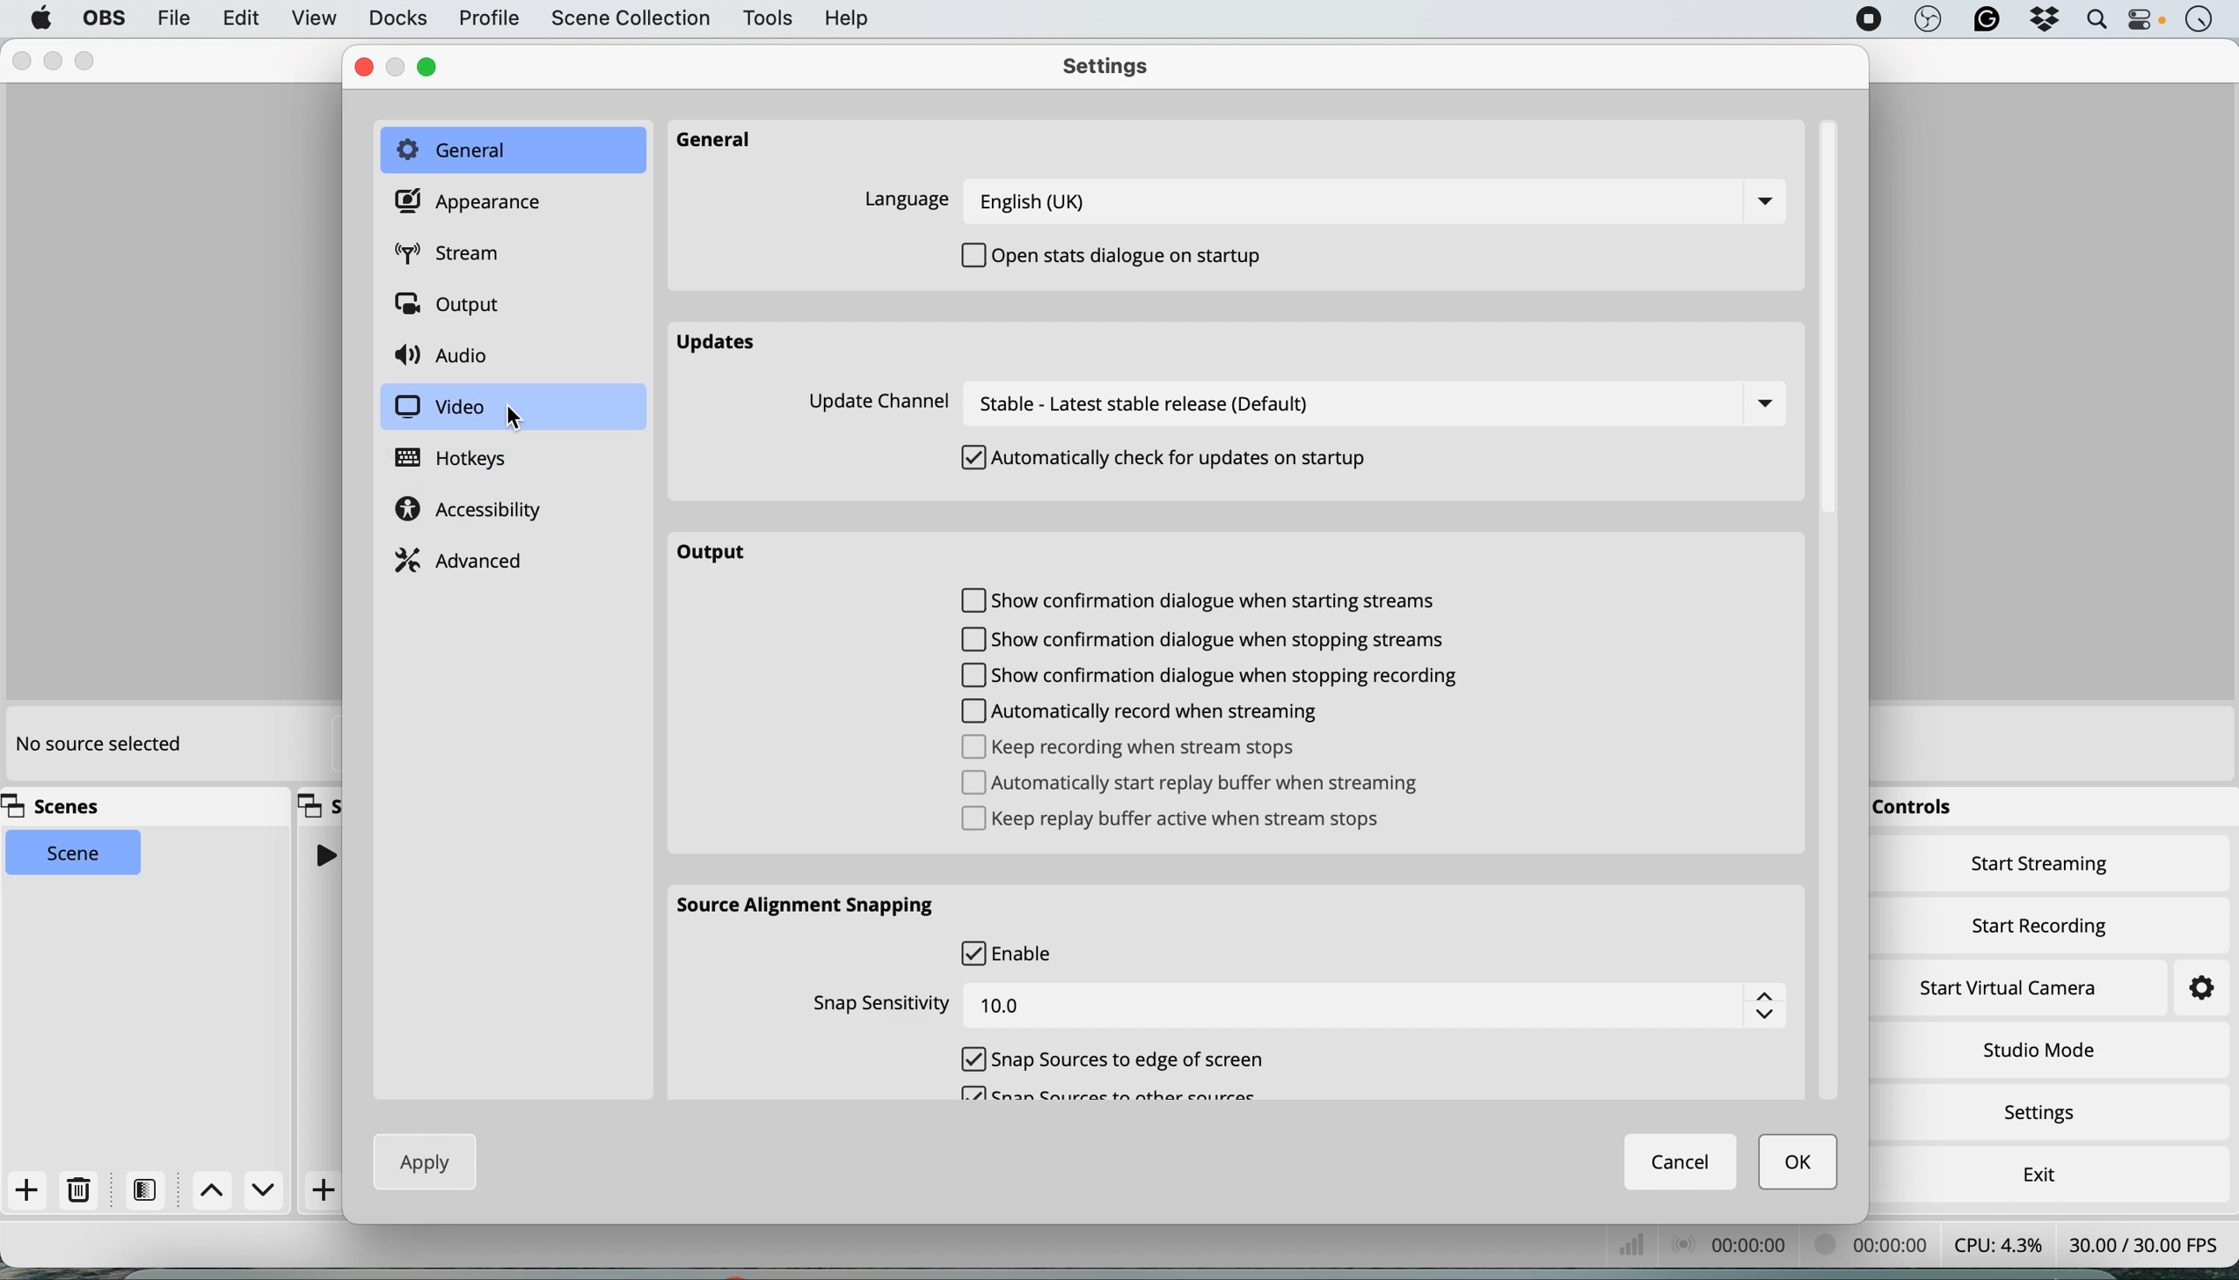  What do you see at coordinates (1985, 21) in the screenshot?
I see `grammarly` at bounding box center [1985, 21].